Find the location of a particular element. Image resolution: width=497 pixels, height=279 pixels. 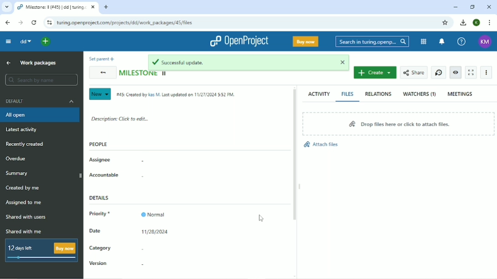

Bookmark this tab is located at coordinates (445, 23).